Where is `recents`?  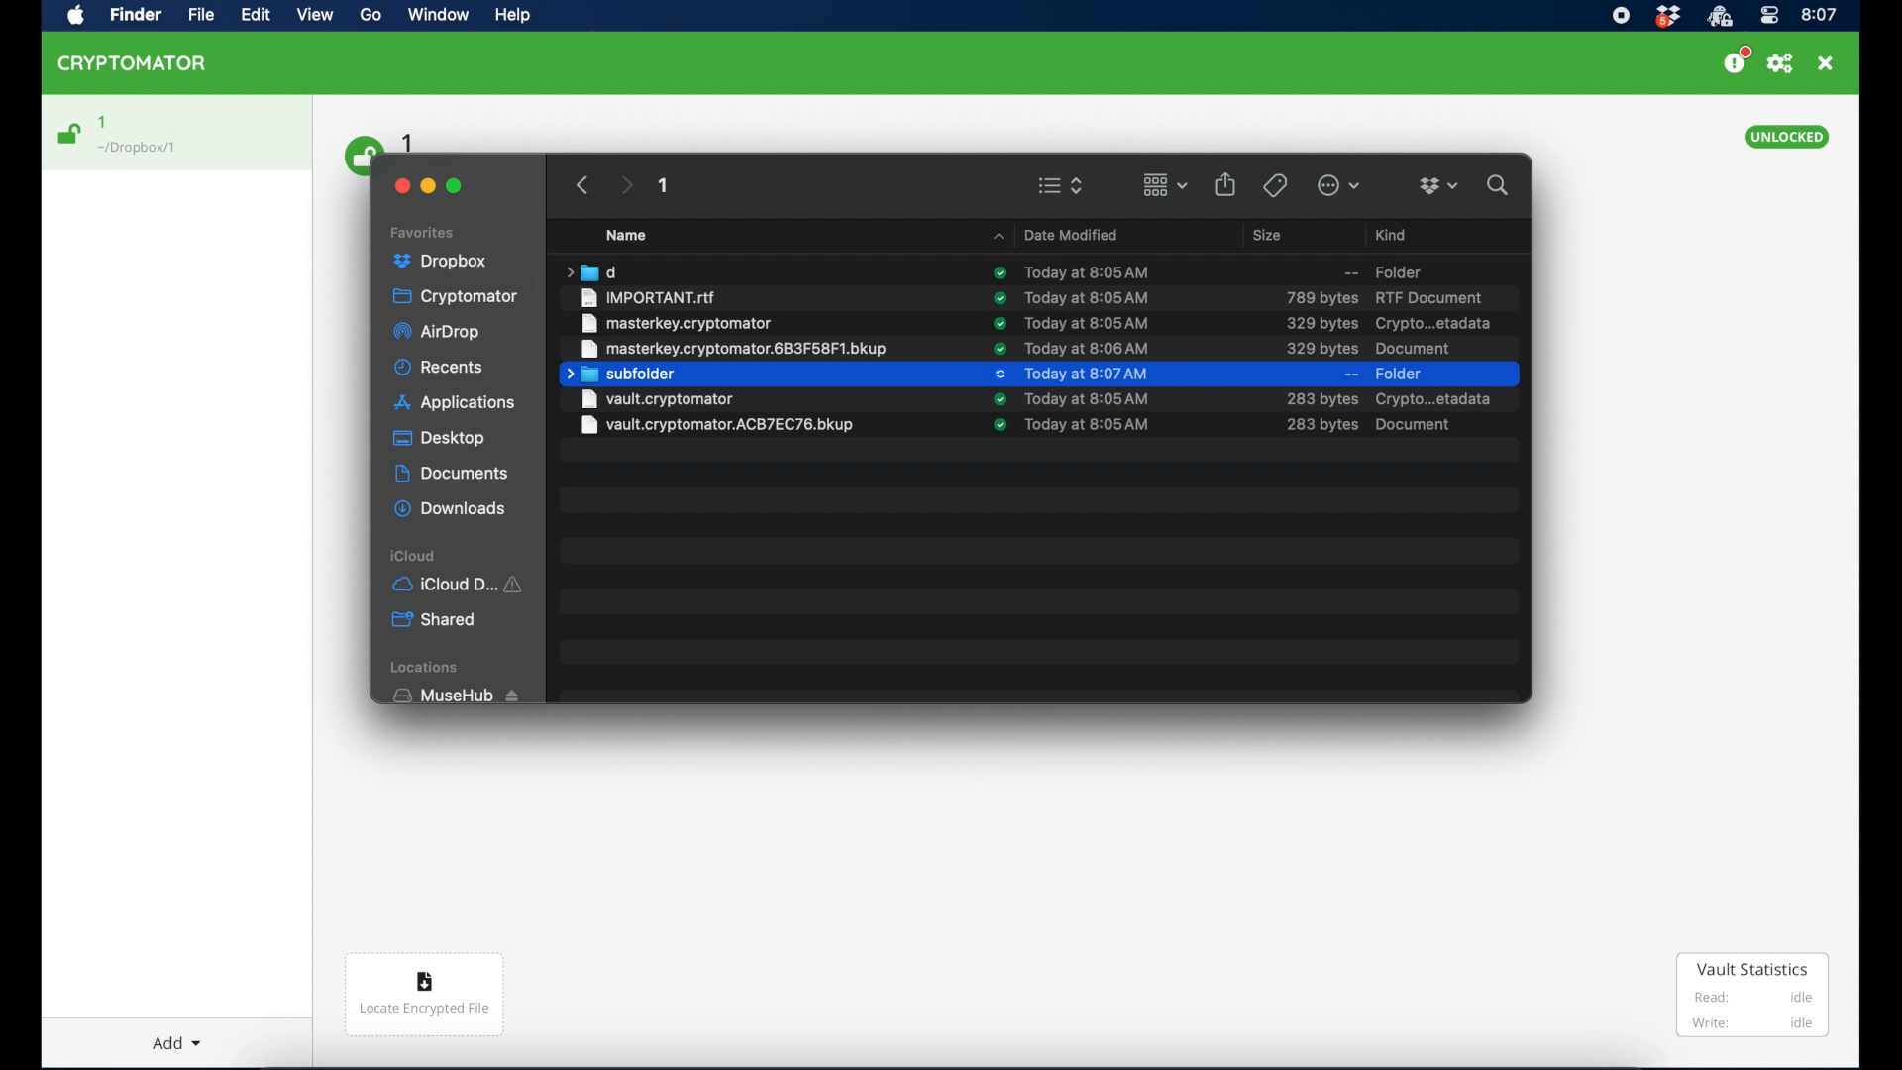 recents is located at coordinates (440, 368).